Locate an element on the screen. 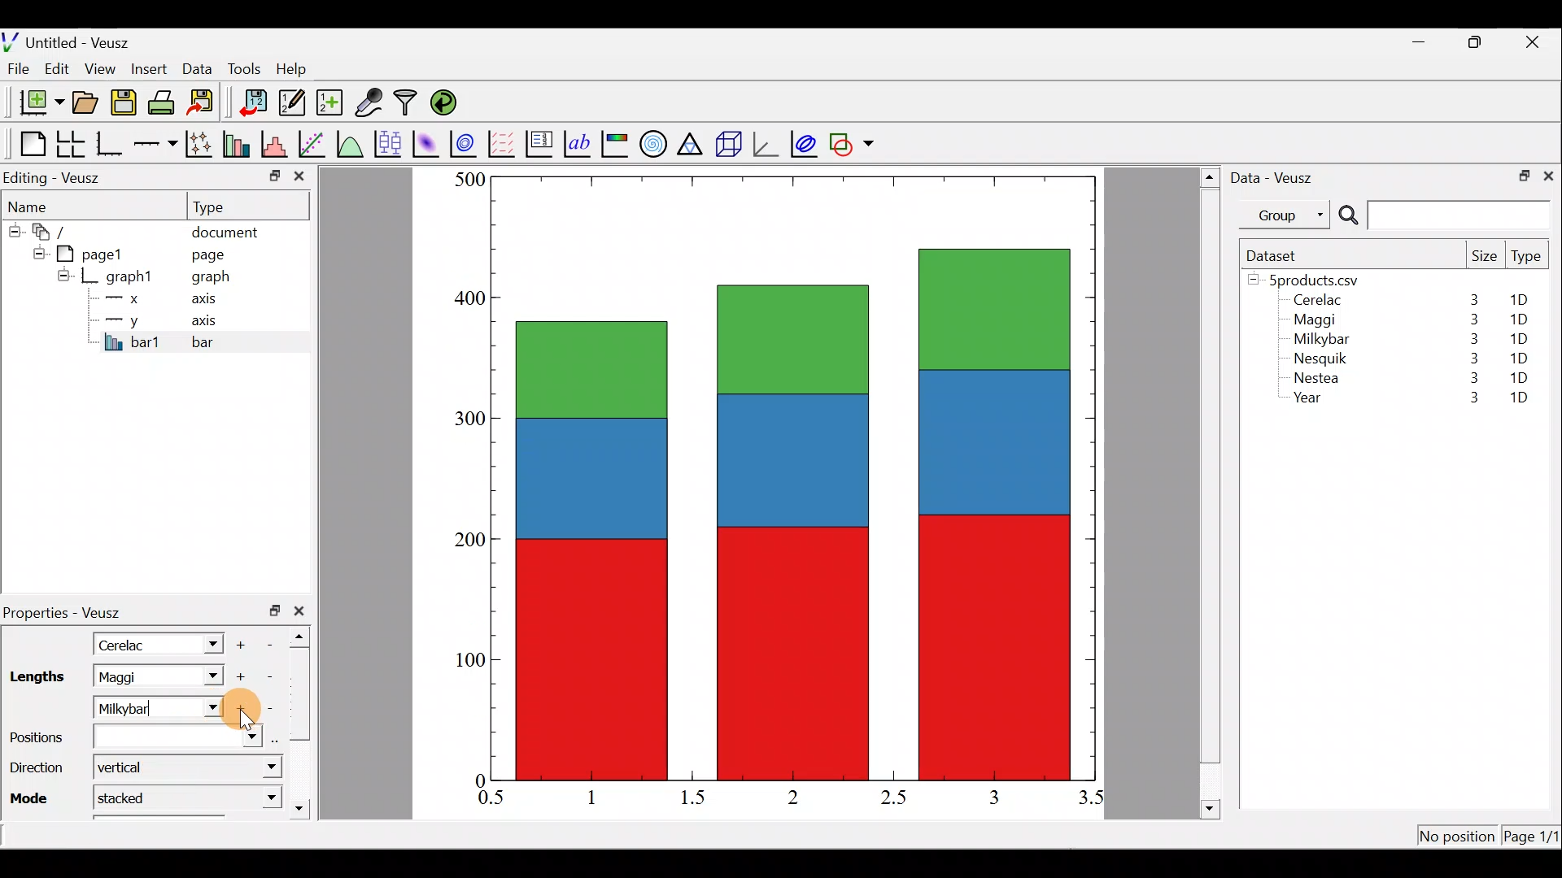 This screenshot has height=878, width=1562. Help is located at coordinates (301, 69).